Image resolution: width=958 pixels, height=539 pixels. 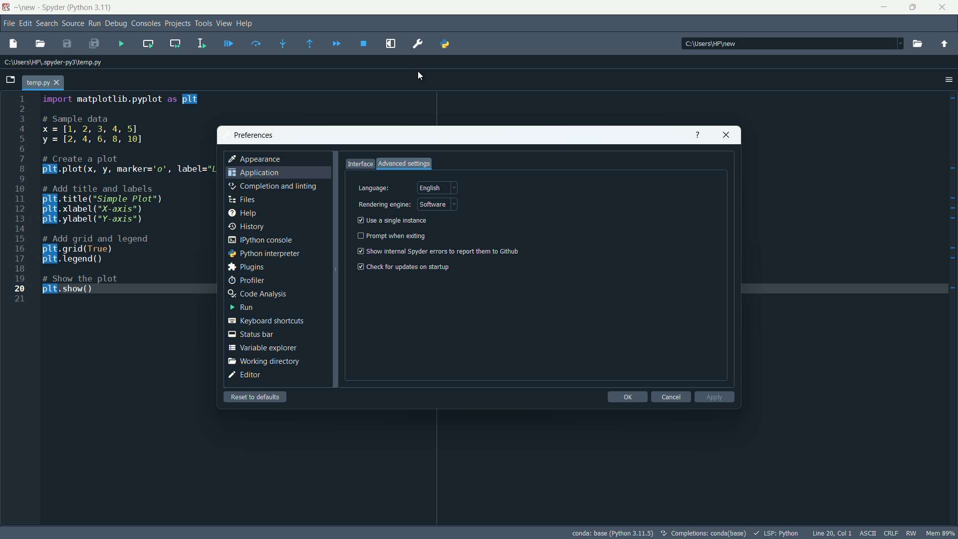 What do you see at coordinates (438, 251) in the screenshot?
I see `show instead spyder errors to report them to github` at bounding box center [438, 251].